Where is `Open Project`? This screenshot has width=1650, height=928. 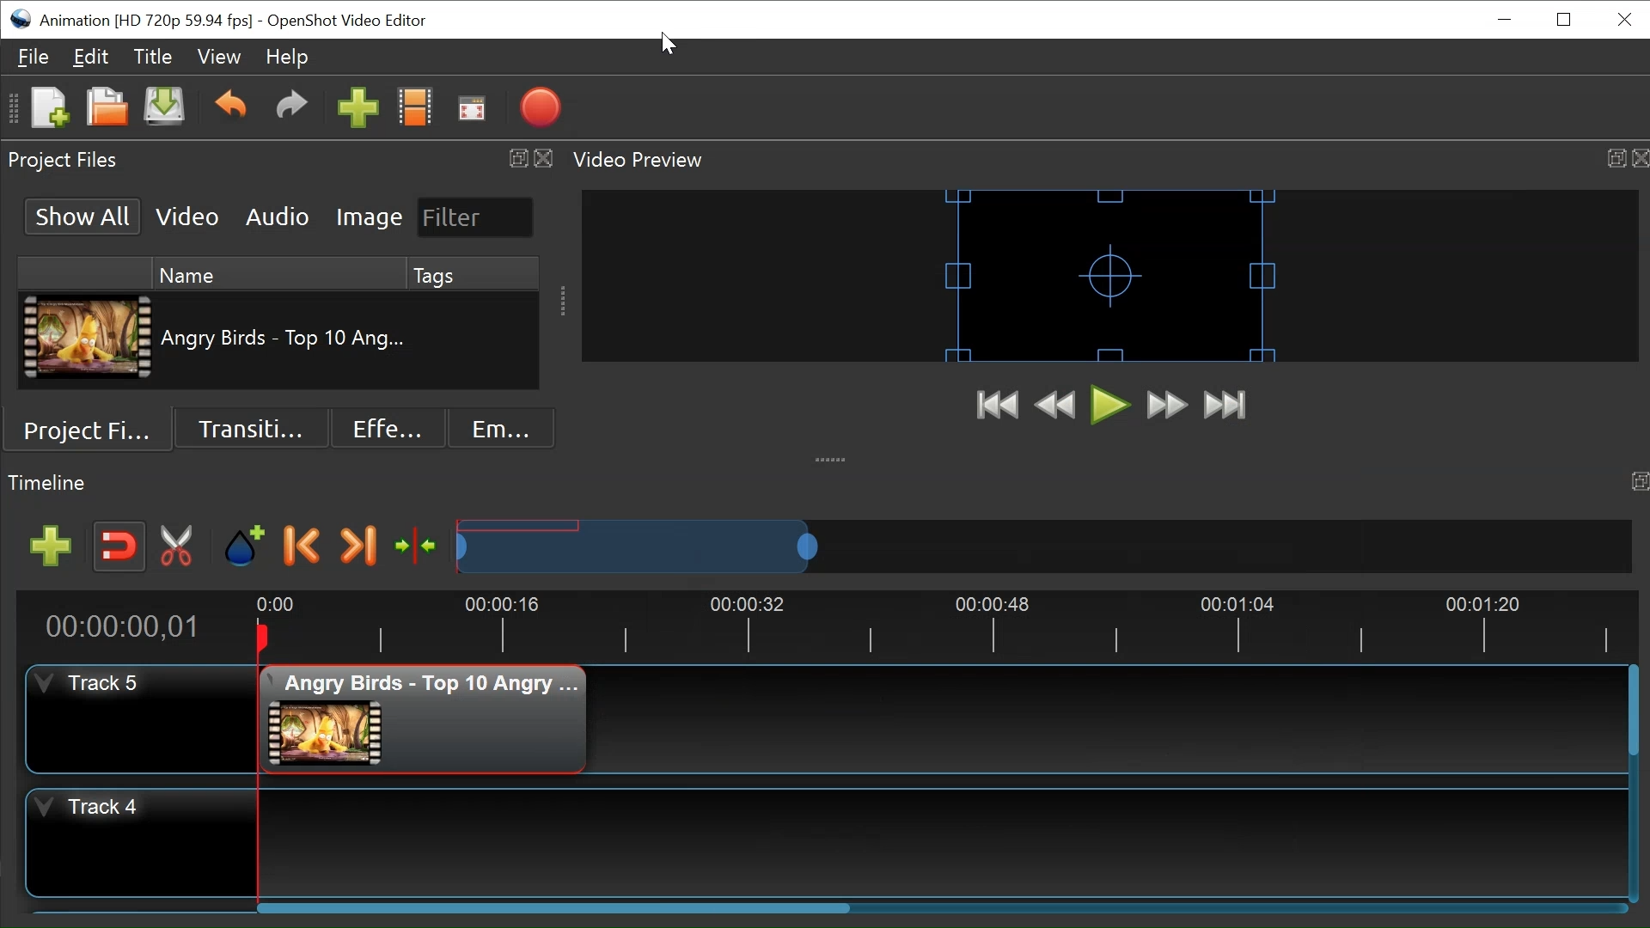 Open Project is located at coordinates (102, 109).